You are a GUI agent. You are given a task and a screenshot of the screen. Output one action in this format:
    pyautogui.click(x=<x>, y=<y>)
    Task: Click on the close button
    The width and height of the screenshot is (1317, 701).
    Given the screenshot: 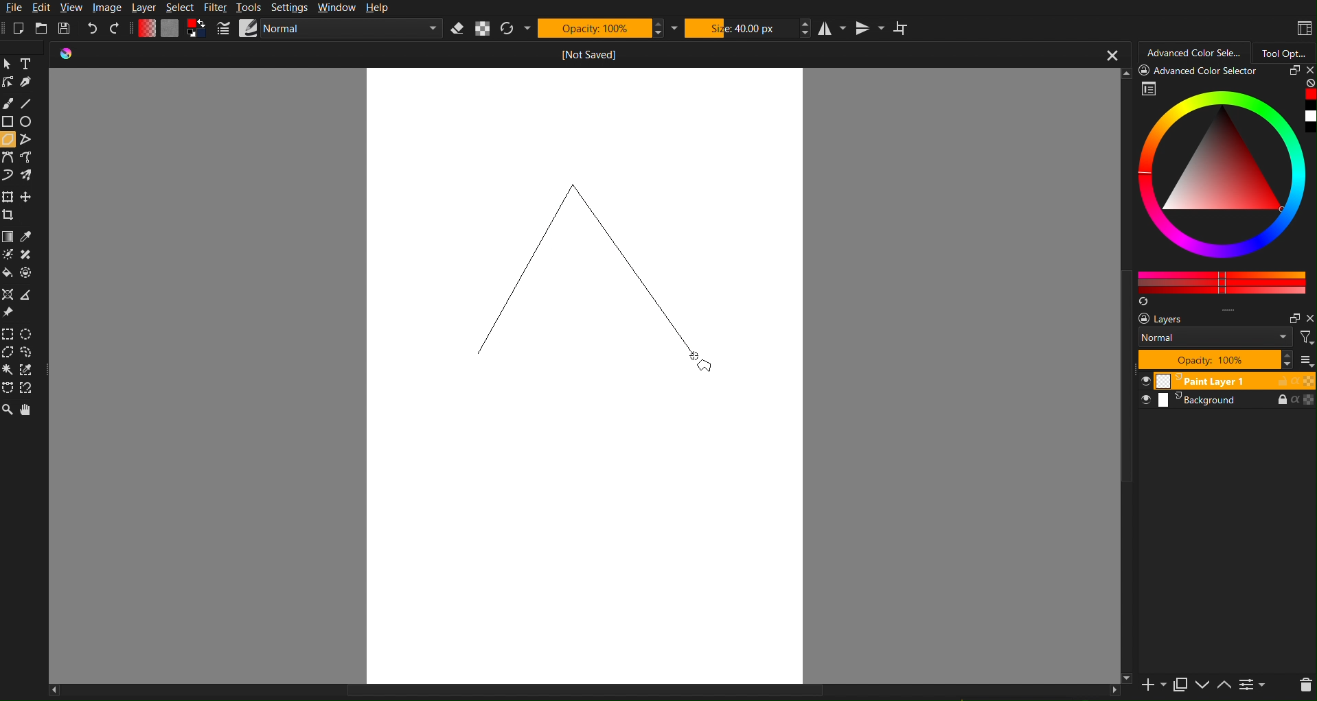 What is the action you would take?
    pyautogui.click(x=1112, y=54)
    